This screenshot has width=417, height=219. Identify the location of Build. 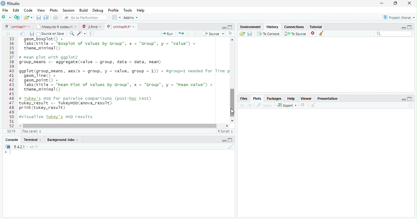
(85, 10).